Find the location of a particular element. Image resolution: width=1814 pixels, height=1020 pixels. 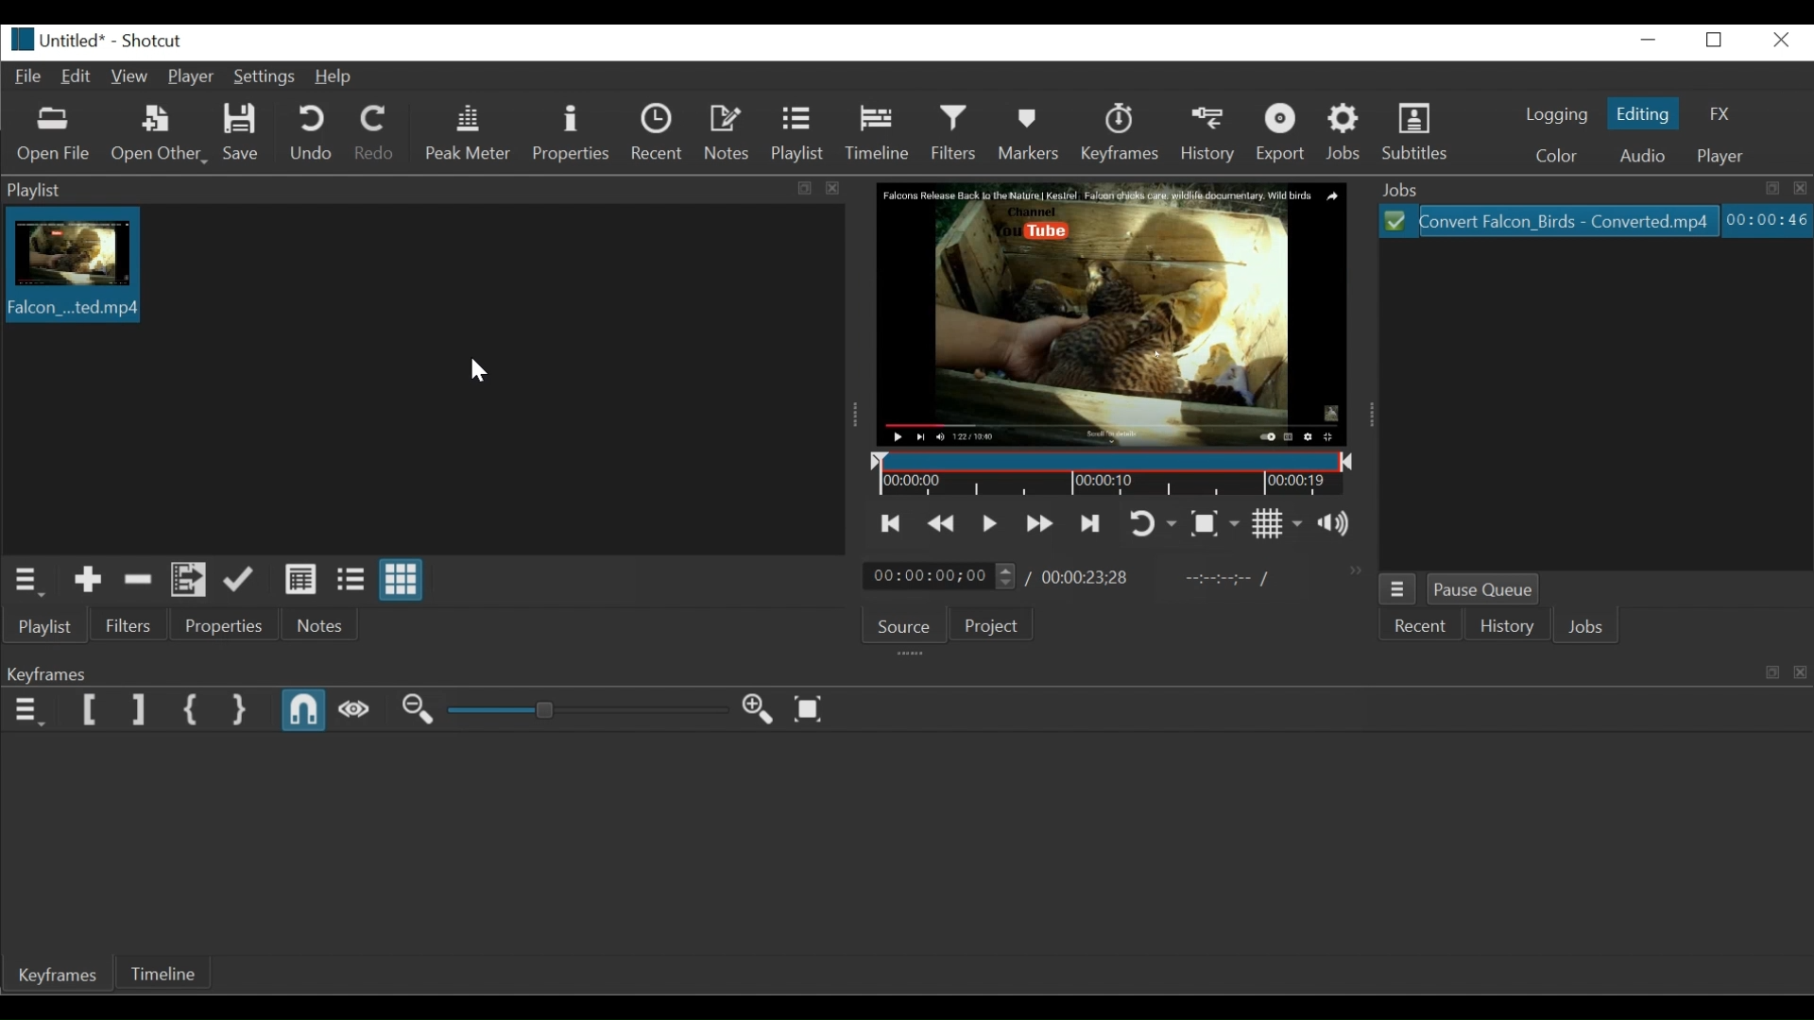

Set Filter last is located at coordinates (138, 710).